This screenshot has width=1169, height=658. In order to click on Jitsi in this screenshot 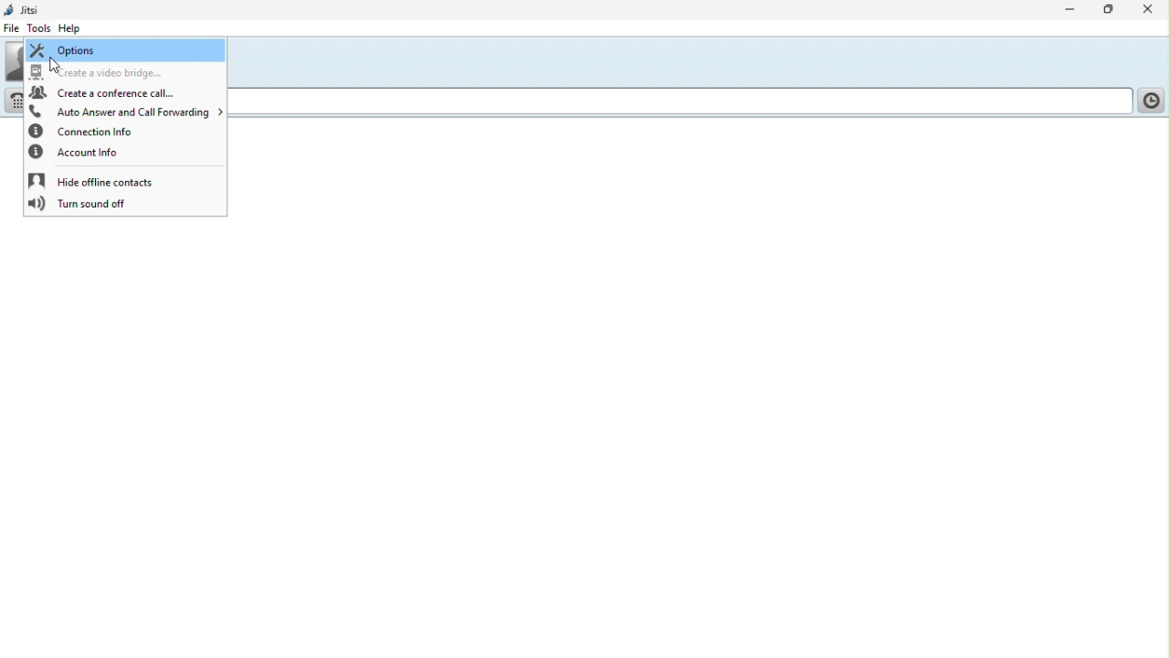, I will do `click(24, 8)`.